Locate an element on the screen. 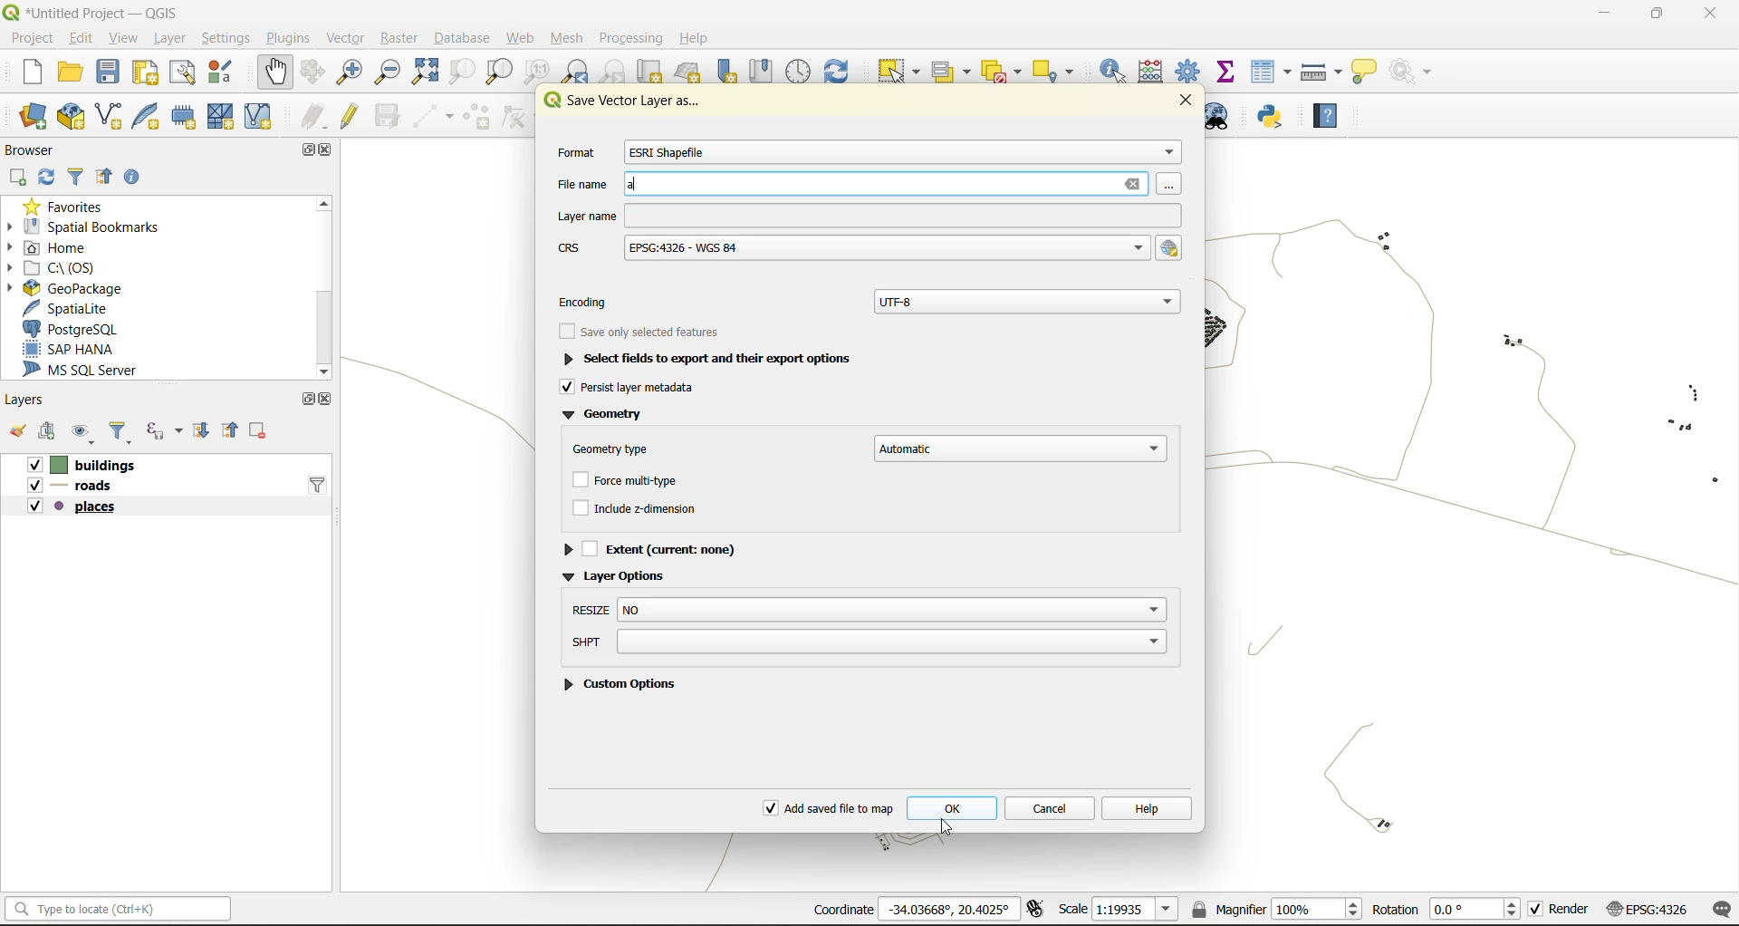 Image resolution: width=1739 pixels, height=926 pixels. format is located at coordinates (574, 155).